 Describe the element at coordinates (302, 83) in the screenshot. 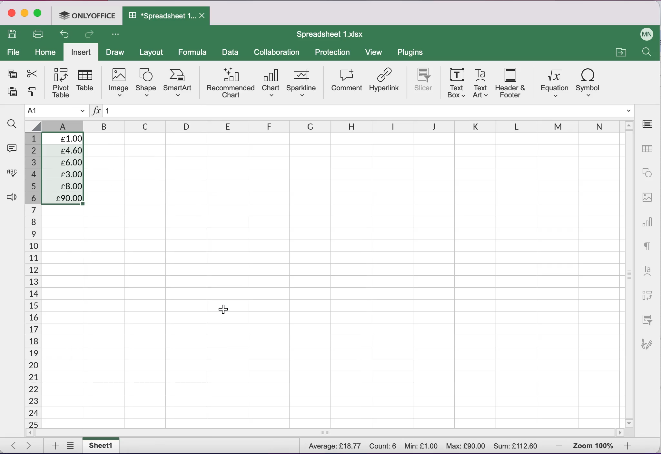

I see `sparkline` at that location.